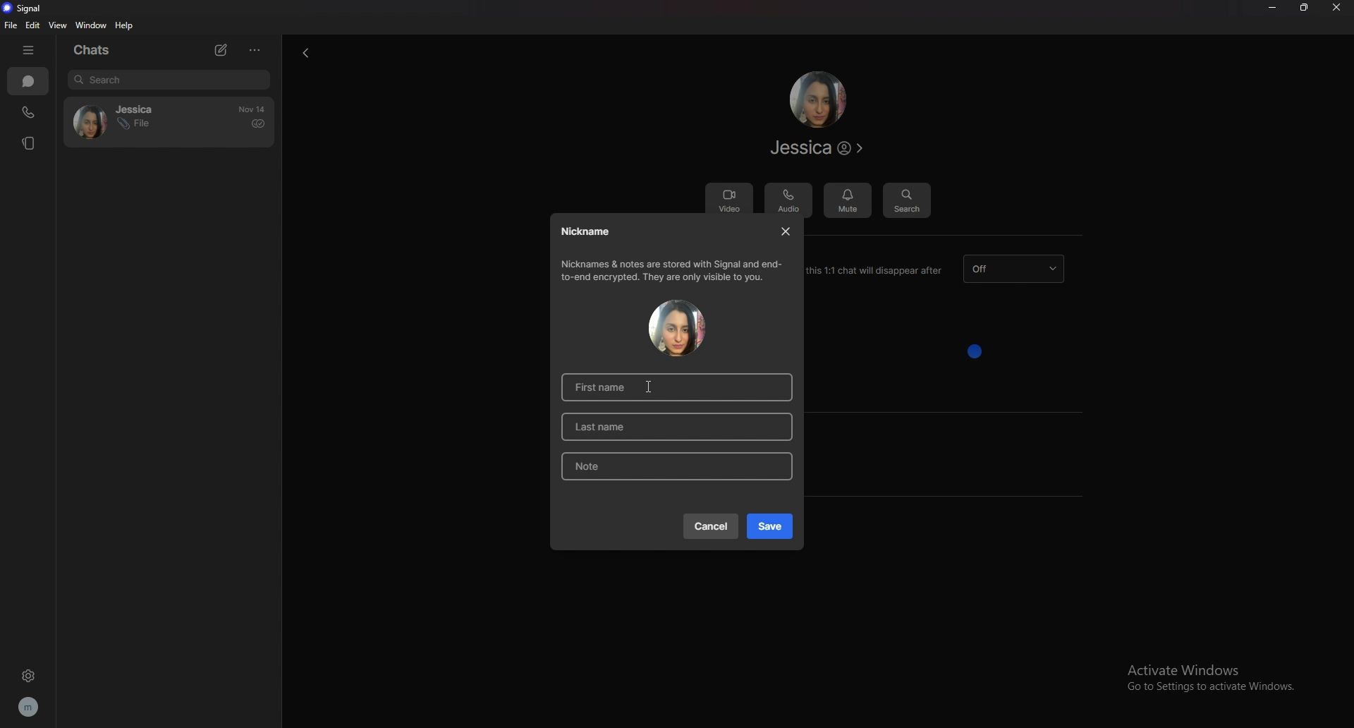 Image resolution: width=1354 pixels, height=728 pixels. Describe the element at coordinates (30, 110) in the screenshot. I see `calls` at that location.